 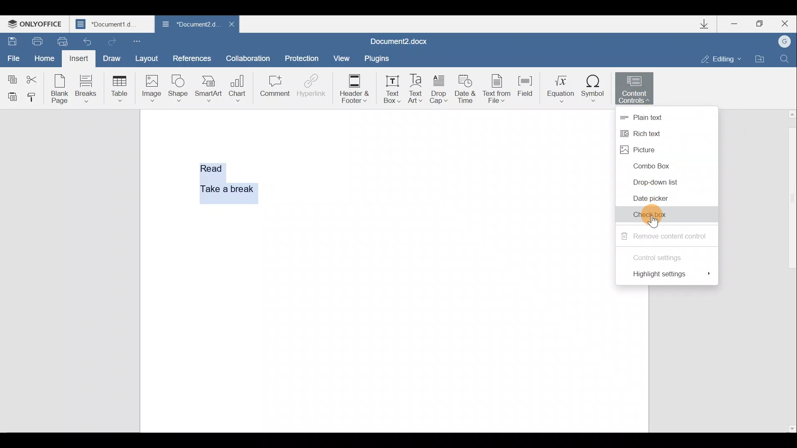 I want to click on Layout, so click(x=151, y=60).